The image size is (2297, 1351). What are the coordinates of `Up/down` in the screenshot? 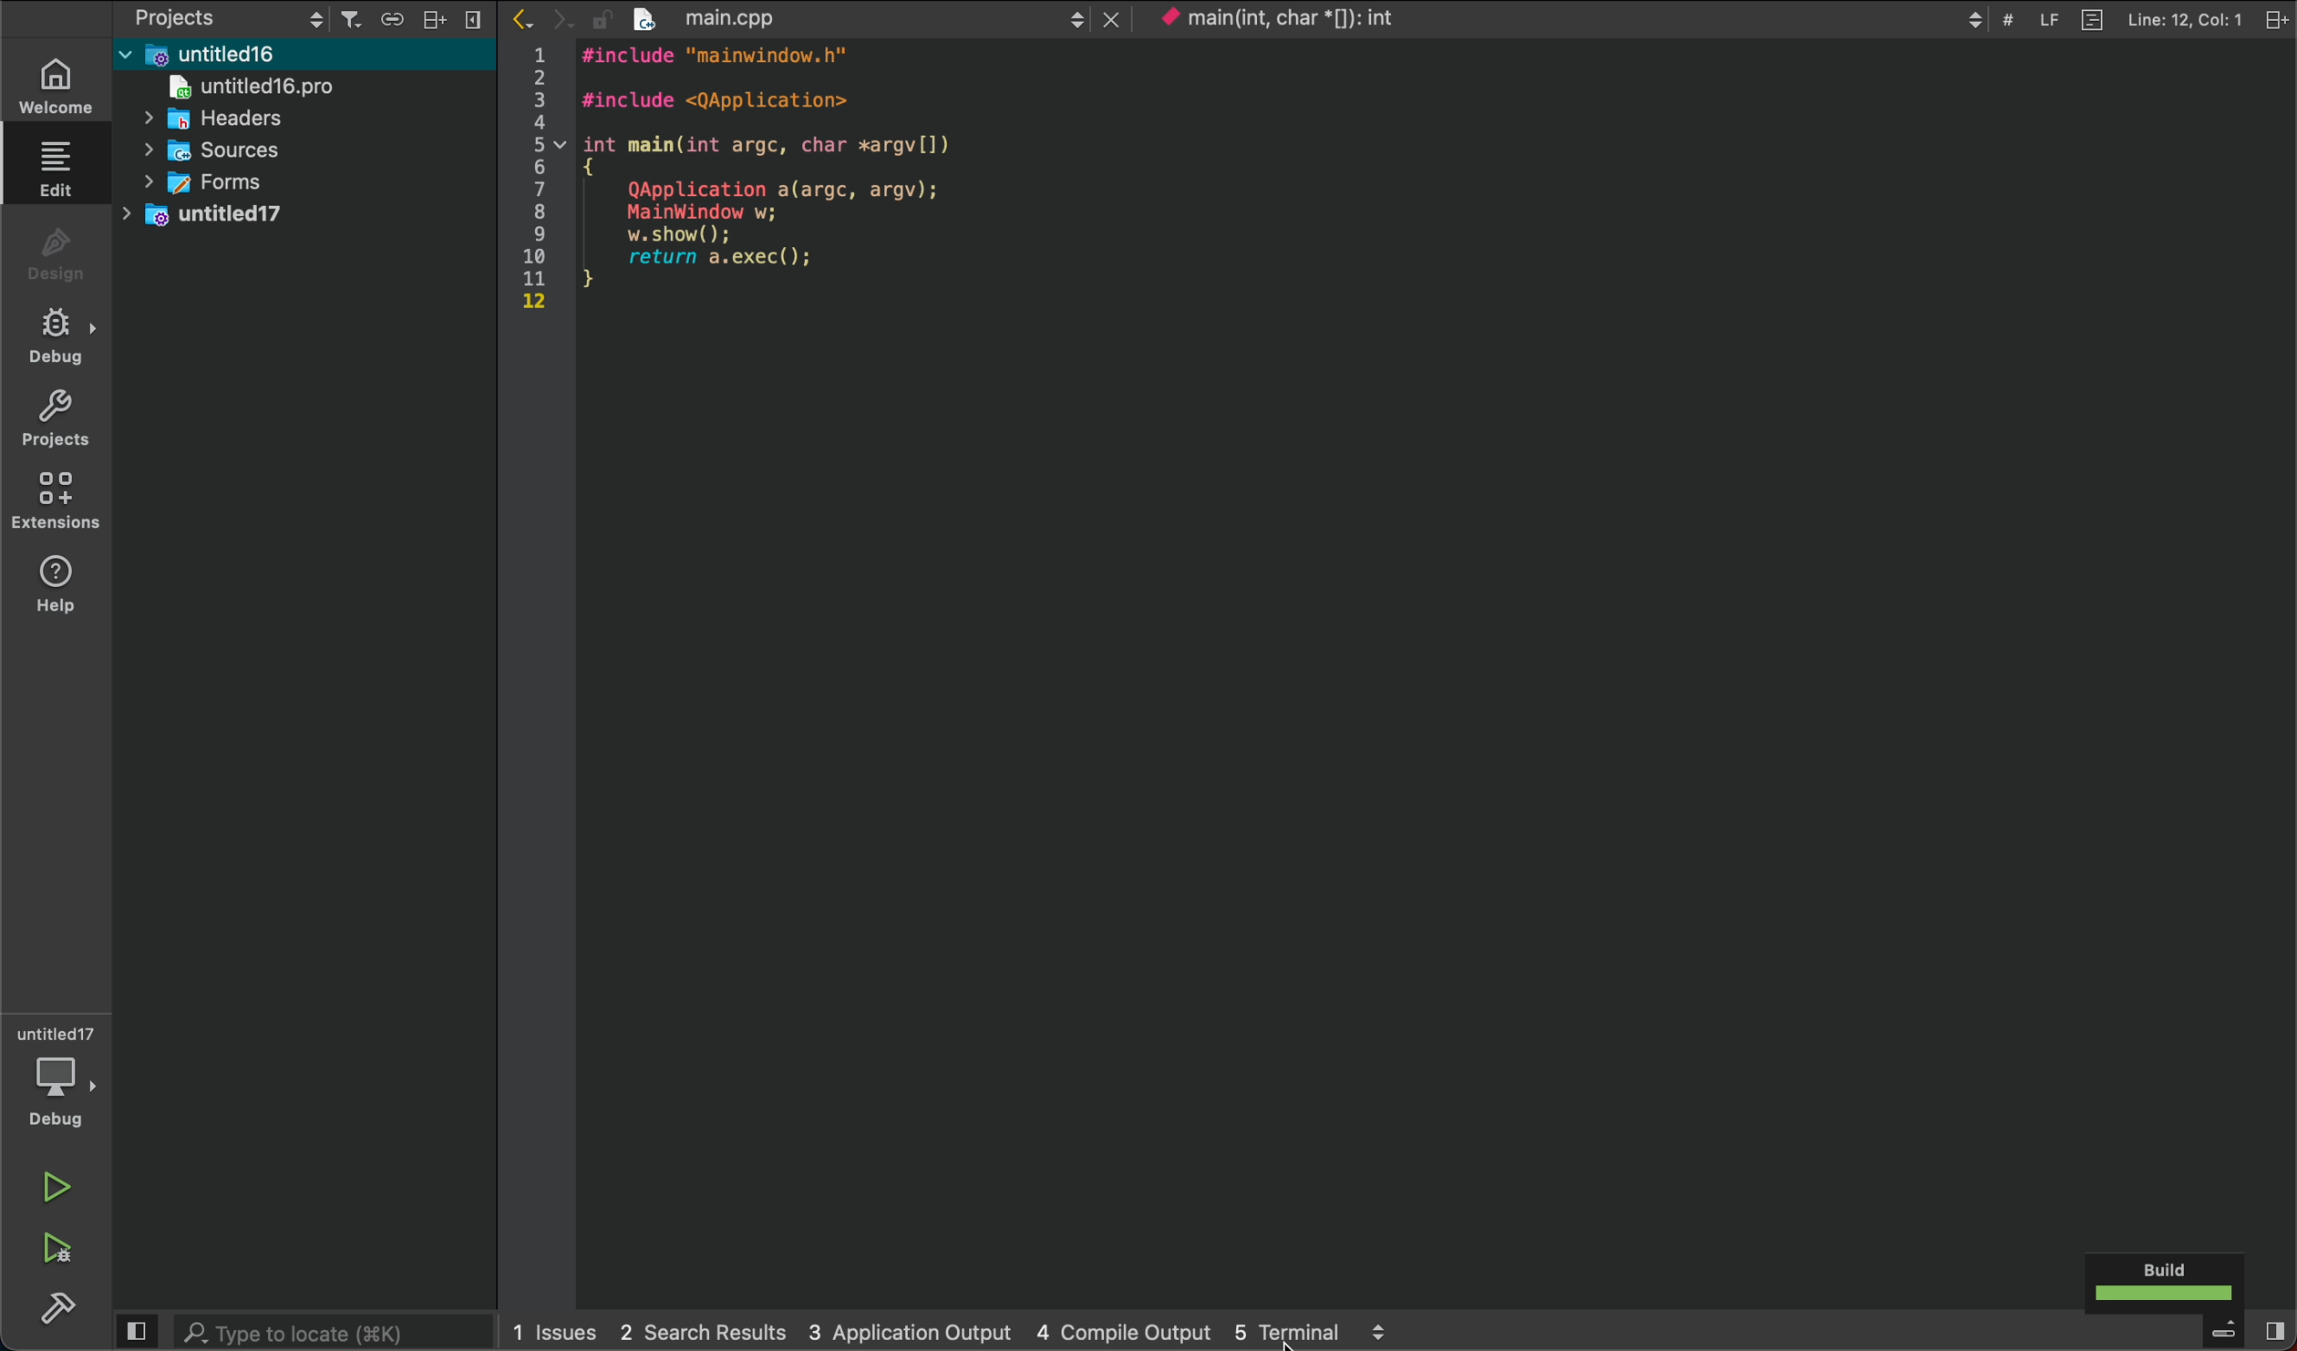 It's located at (1974, 19).